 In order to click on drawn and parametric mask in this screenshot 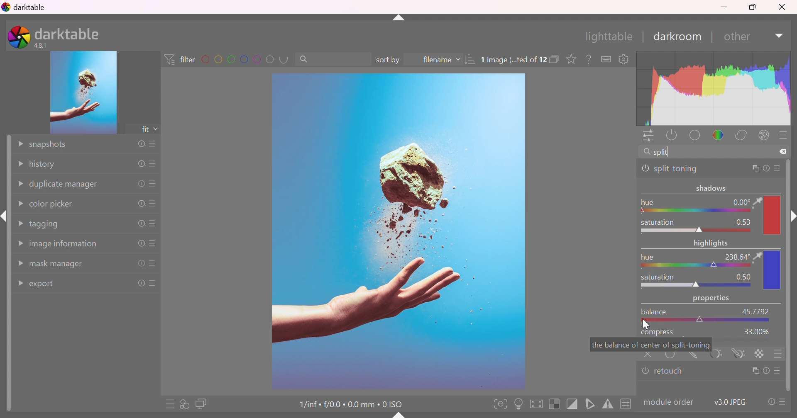, I will do `click(738, 352)`.